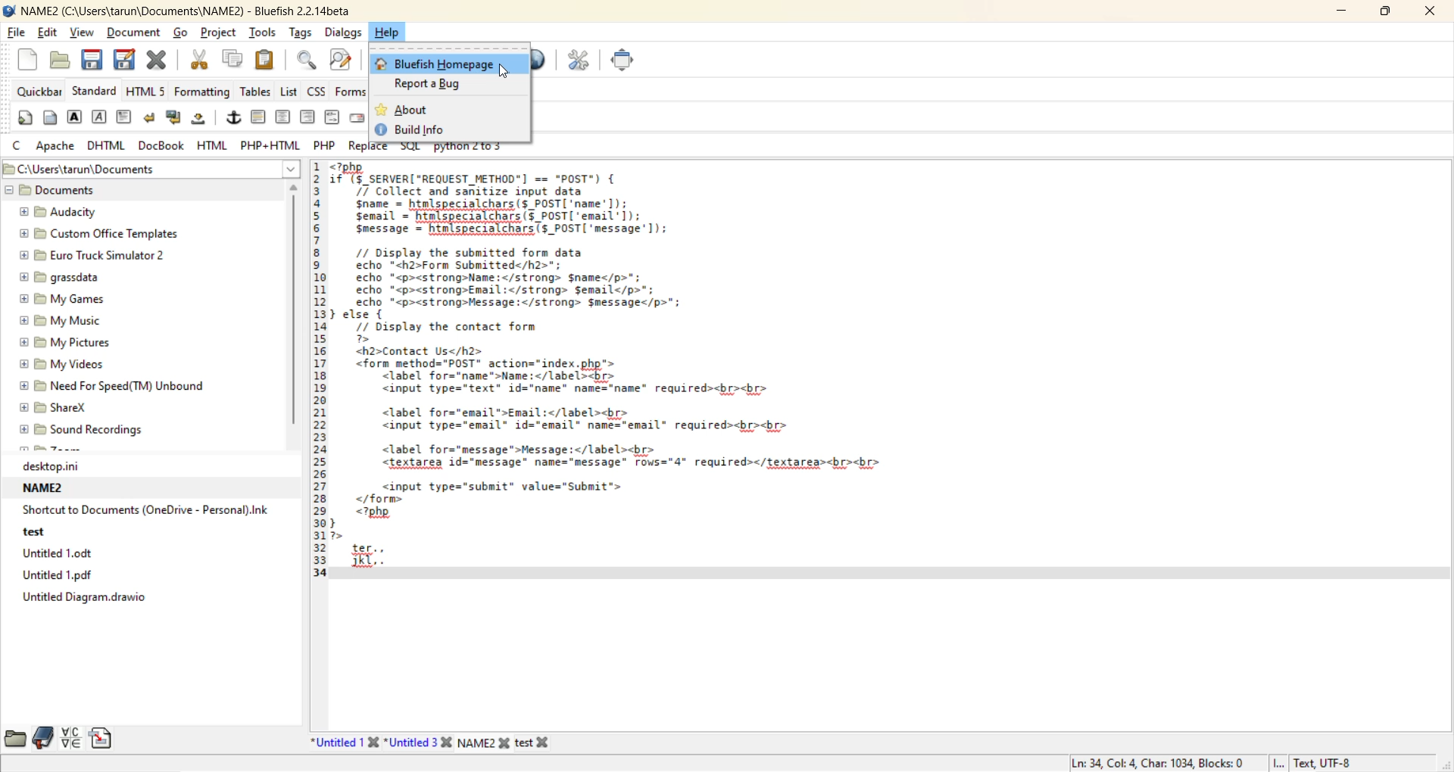 The height and width of the screenshot is (772, 1454). What do you see at coordinates (106, 387) in the screenshot?
I see `Need For Speed(TM) Unbound` at bounding box center [106, 387].